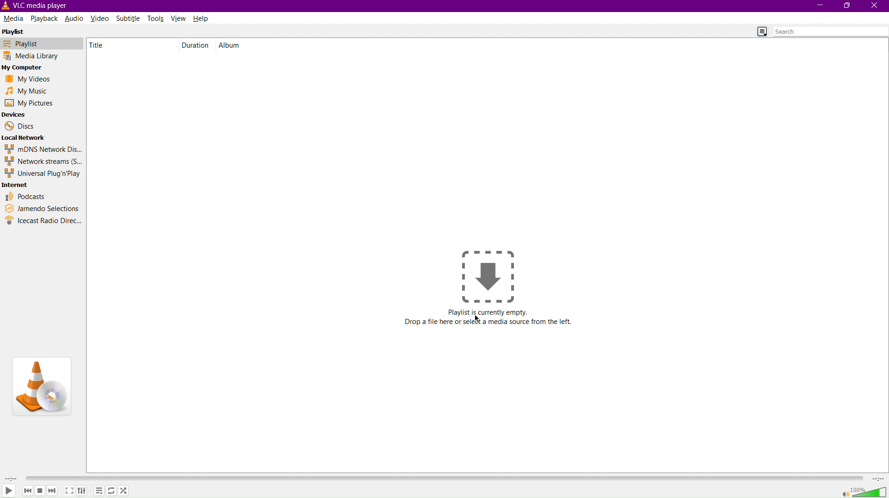  Describe the element at coordinates (13, 19) in the screenshot. I see `Media` at that location.